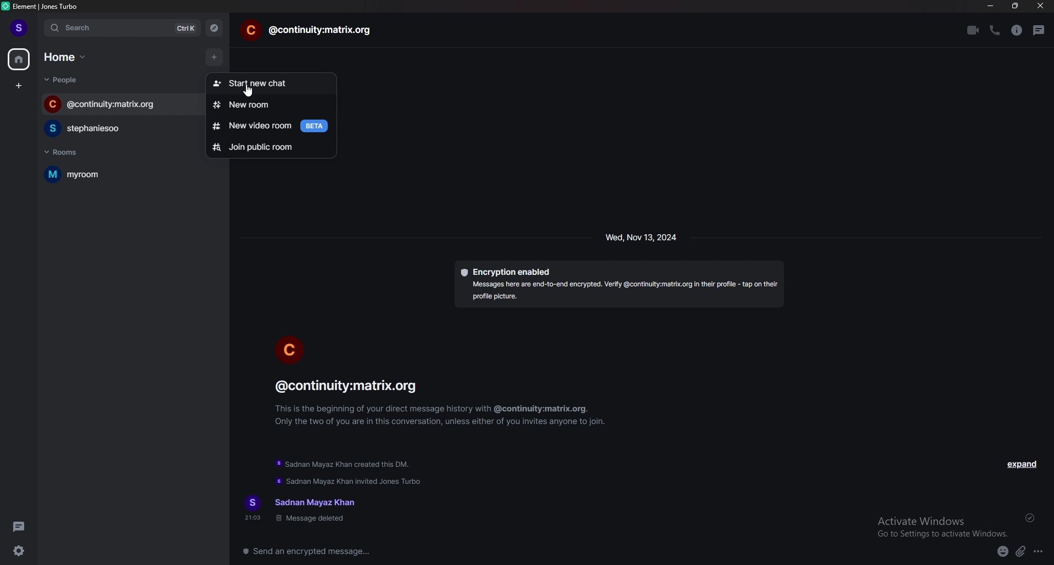 The width and height of the screenshot is (1054, 565). What do you see at coordinates (19, 87) in the screenshot?
I see `create space` at bounding box center [19, 87].